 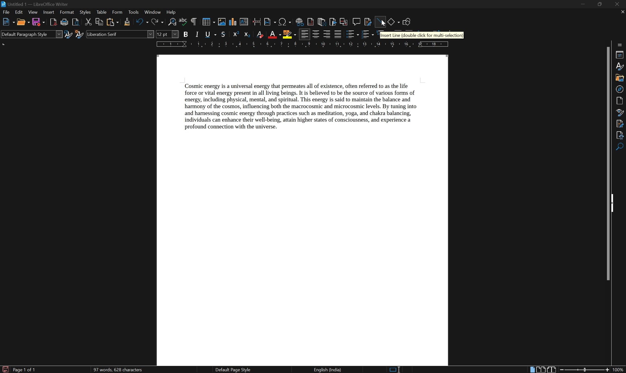 I want to click on undo, so click(x=142, y=22).